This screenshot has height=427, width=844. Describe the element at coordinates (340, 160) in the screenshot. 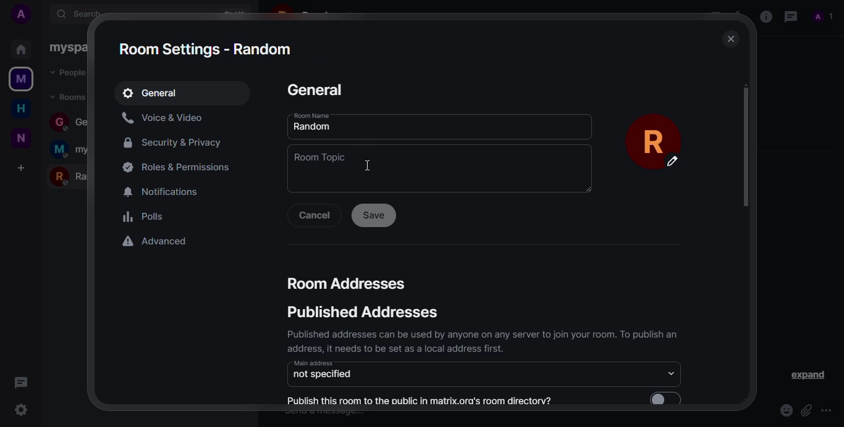

I see `room topic` at that location.